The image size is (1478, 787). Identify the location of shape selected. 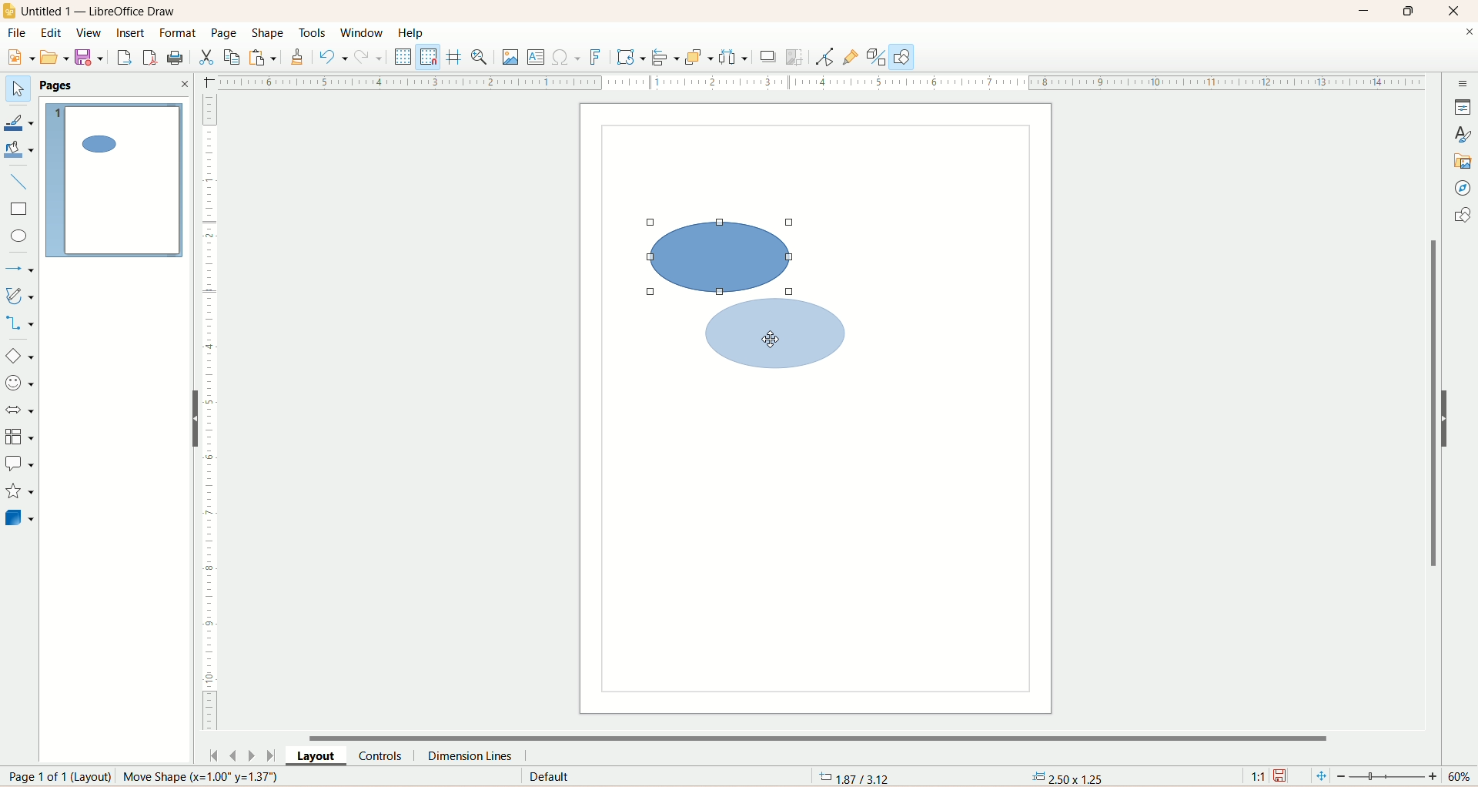
(717, 253).